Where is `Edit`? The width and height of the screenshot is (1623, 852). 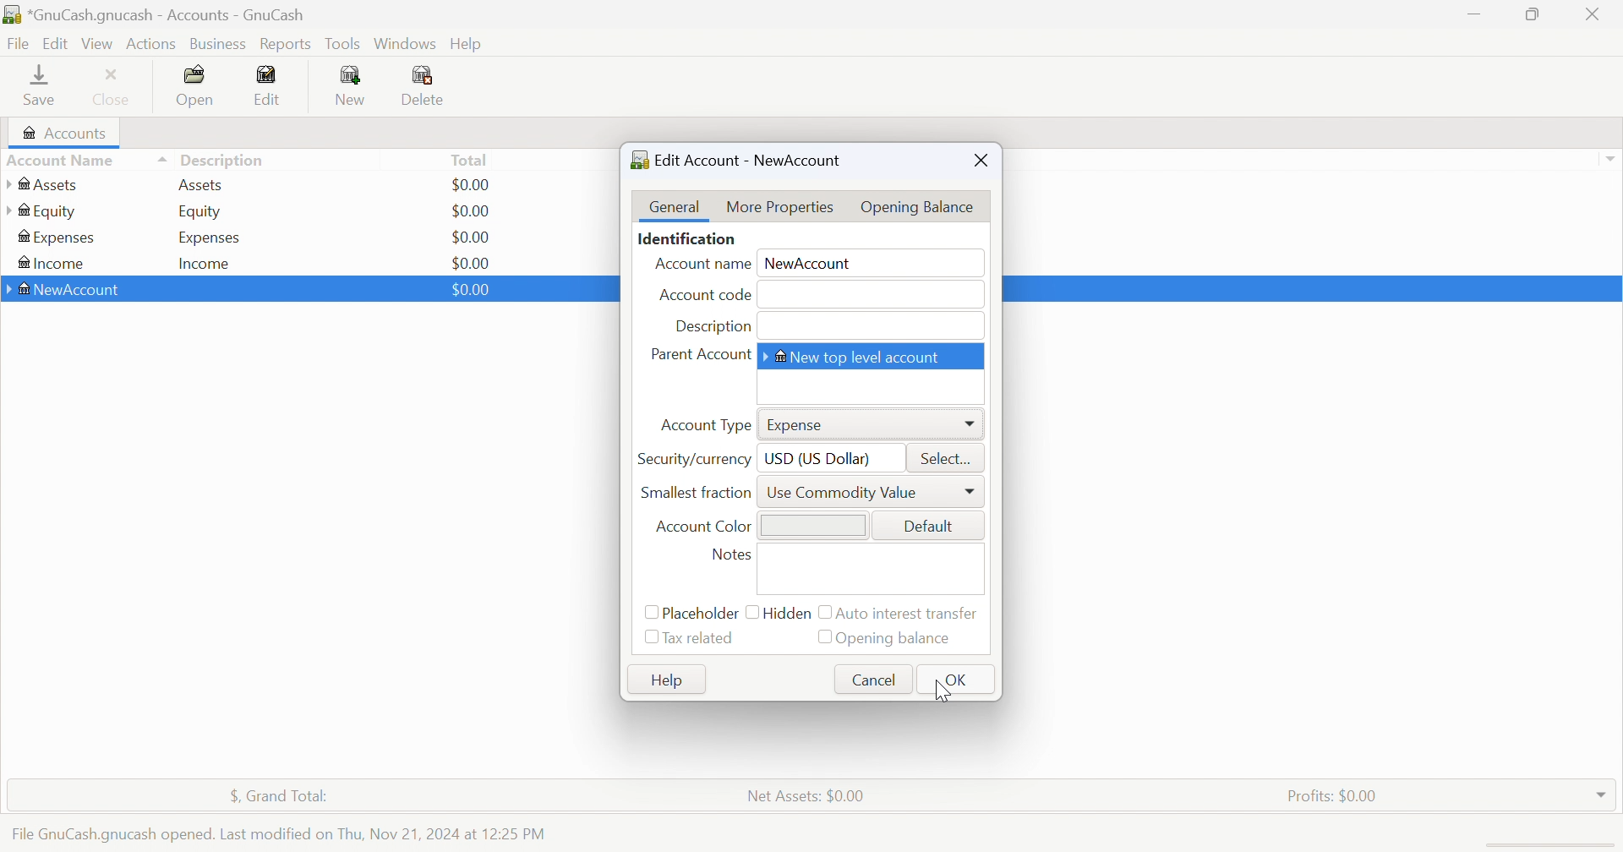 Edit is located at coordinates (267, 85).